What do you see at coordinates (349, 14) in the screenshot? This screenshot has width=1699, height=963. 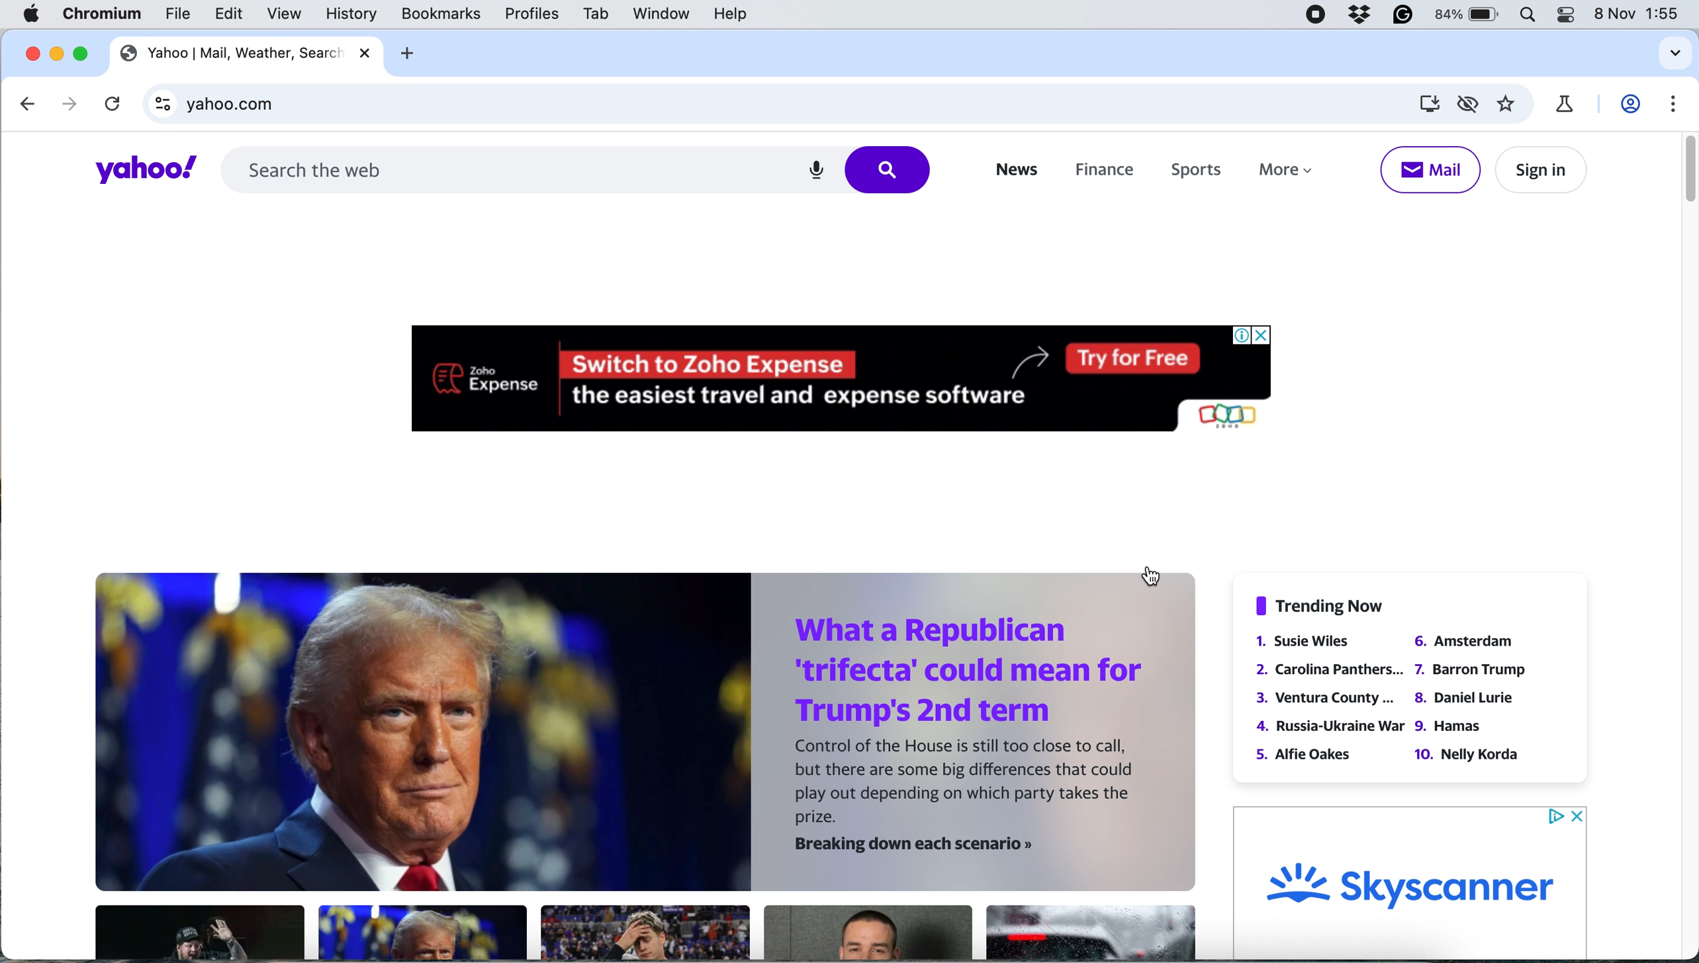 I see `history` at bounding box center [349, 14].